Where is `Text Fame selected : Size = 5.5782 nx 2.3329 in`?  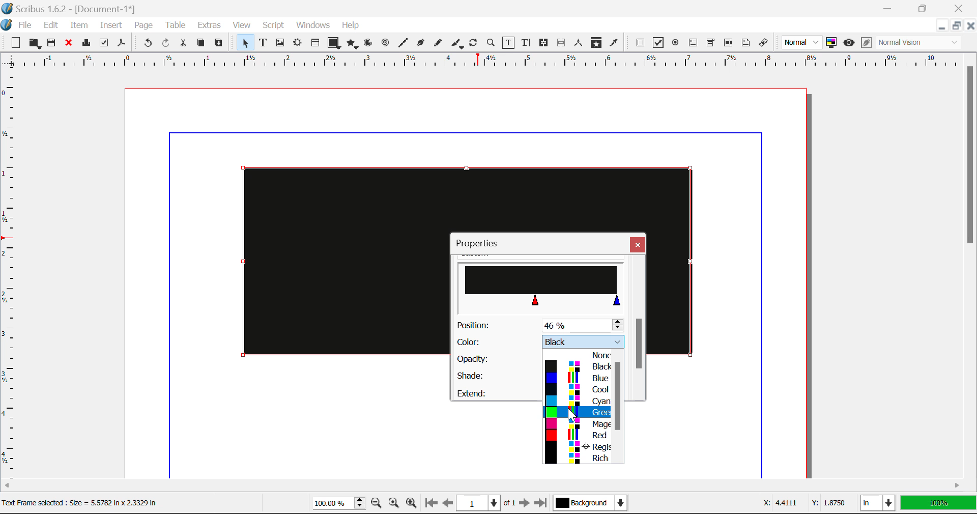 Text Fame selected : Size = 5.5782 nx 2.3329 in is located at coordinates (89, 503).